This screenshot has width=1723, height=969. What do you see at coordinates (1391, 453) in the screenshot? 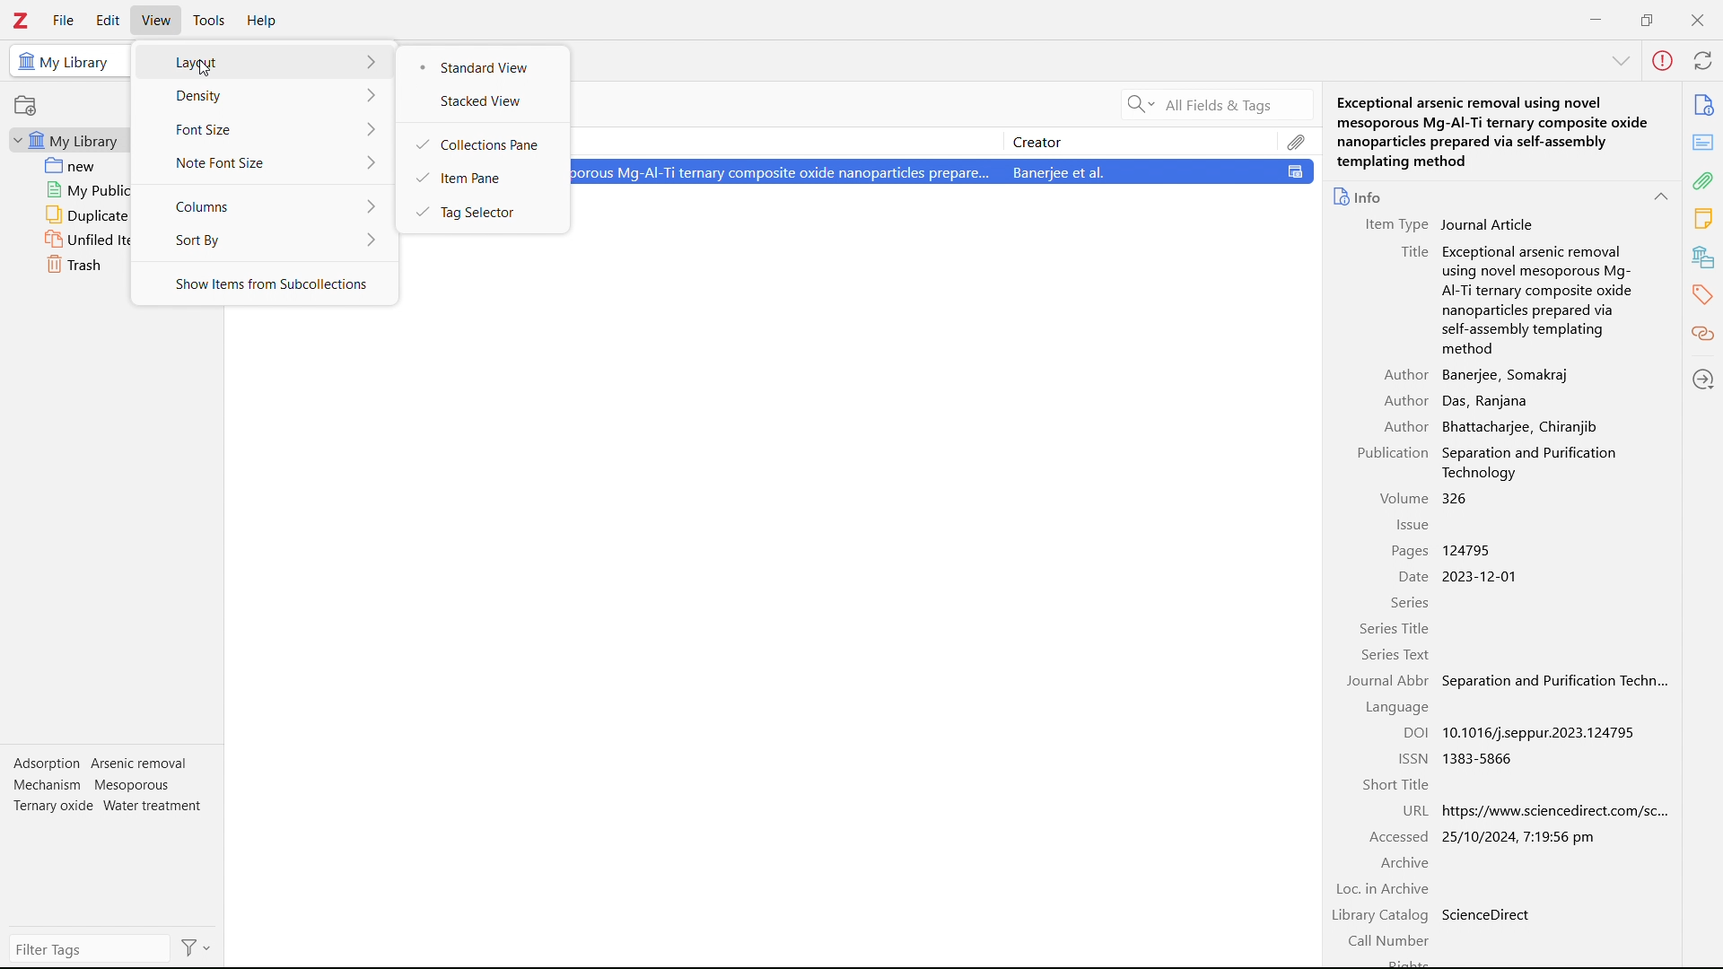
I see `Publication` at bounding box center [1391, 453].